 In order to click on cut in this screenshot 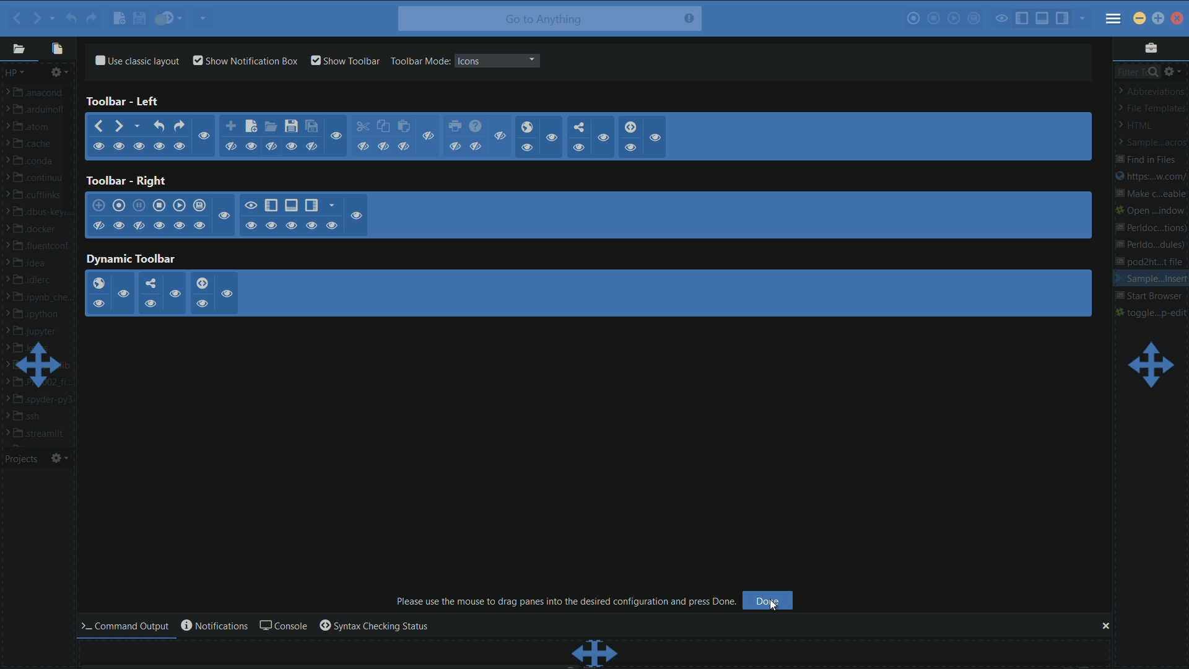, I will do `click(362, 127)`.